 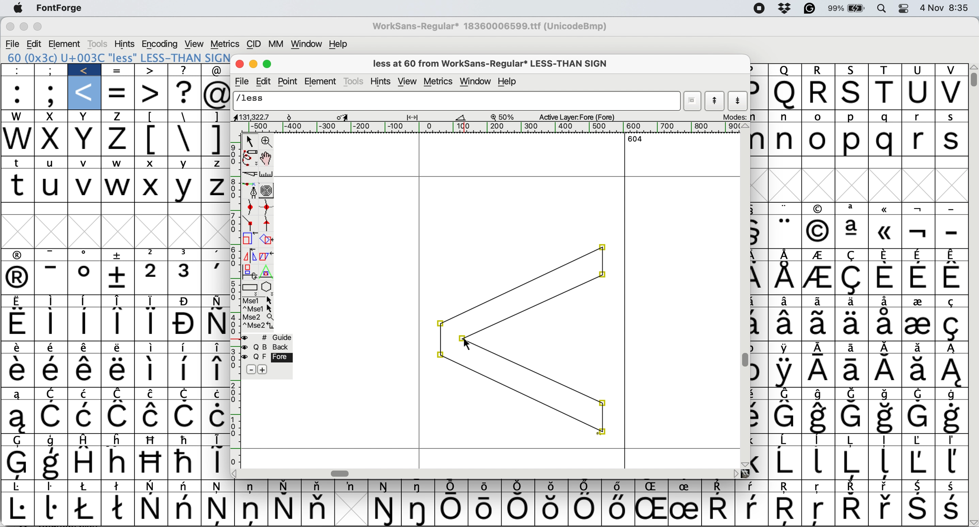 What do you see at coordinates (821, 208) in the screenshot?
I see `Symbol` at bounding box center [821, 208].